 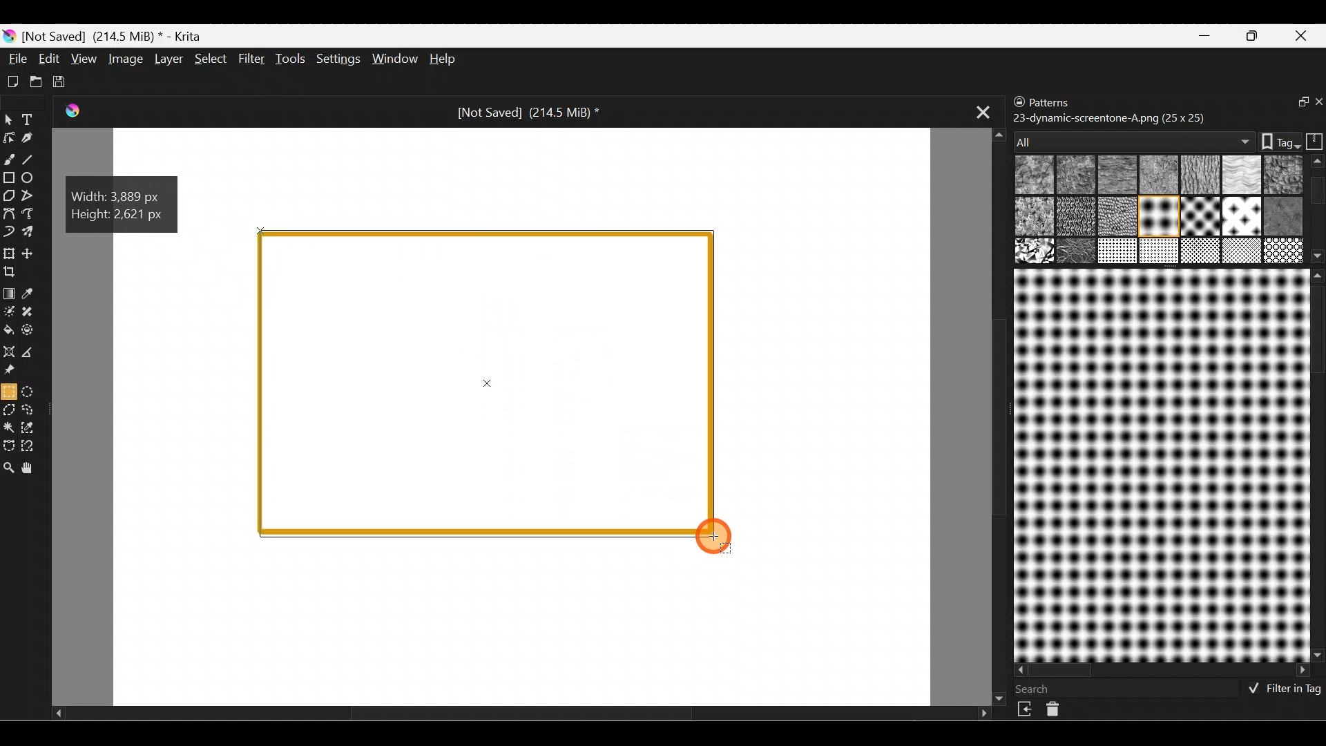 I want to click on 16 Texture_woody.png, so click(x=1119, y=252).